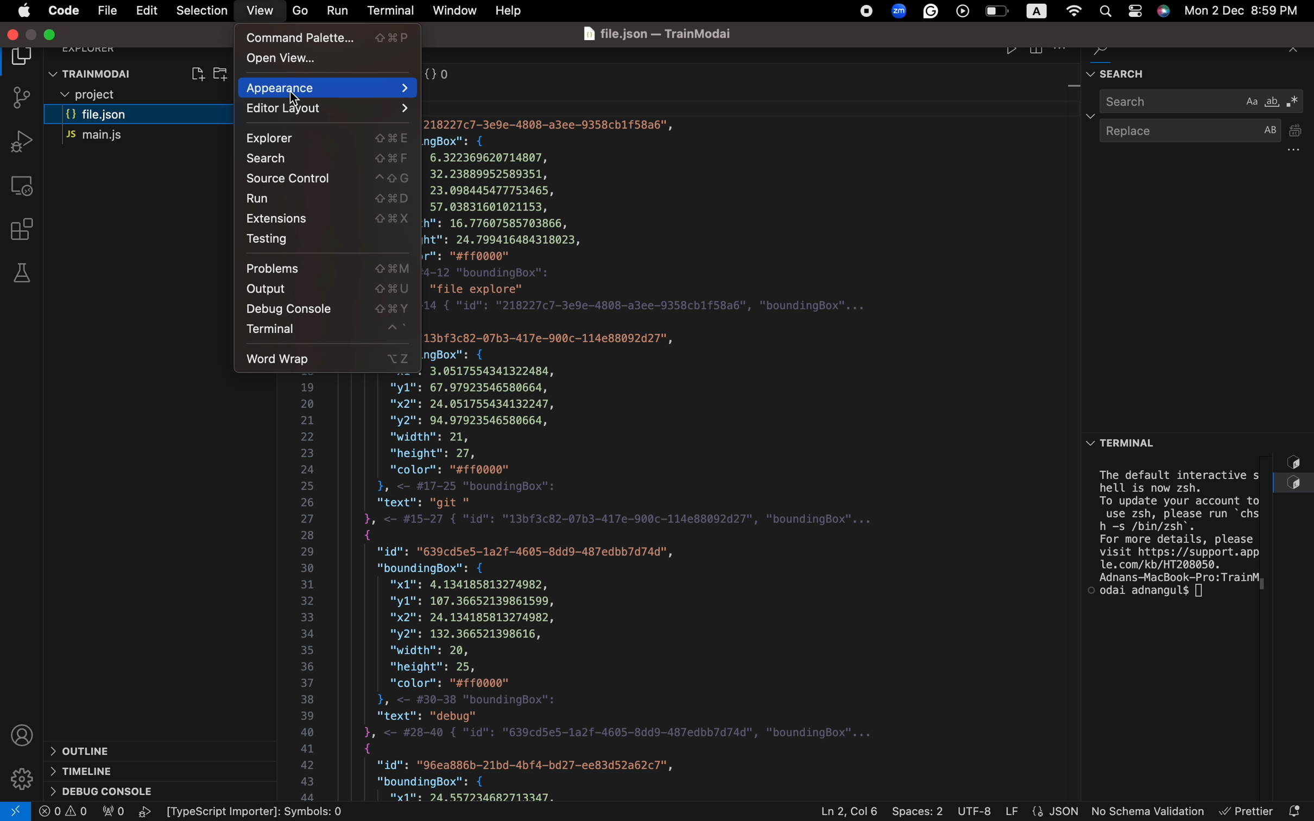 The width and height of the screenshot is (1314, 821). Describe the element at coordinates (142, 95) in the screenshot. I see `files and folders` at that location.